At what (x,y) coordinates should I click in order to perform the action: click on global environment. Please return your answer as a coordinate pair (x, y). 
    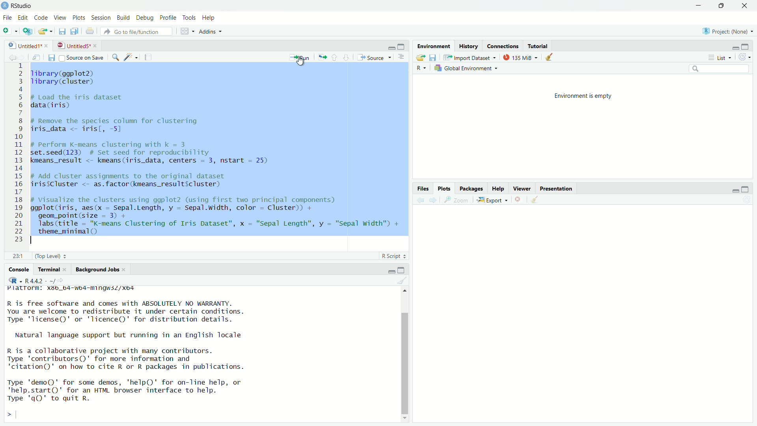
    Looking at the image, I should click on (468, 69).